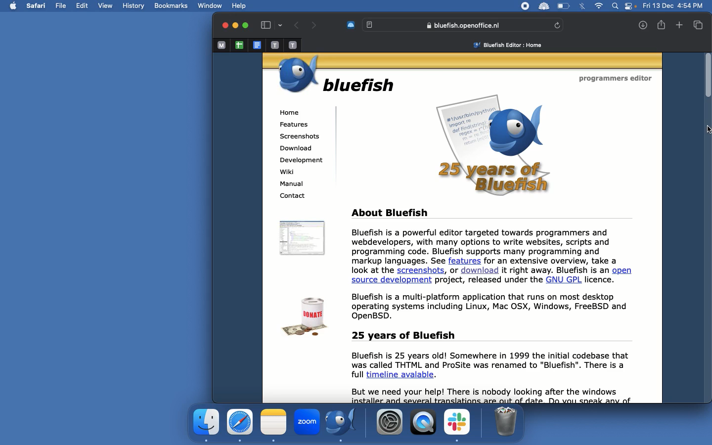 Image resolution: width=712 pixels, height=445 pixels. Describe the element at coordinates (611, 77) in the screenshot. I see `Programme editor` at that location.